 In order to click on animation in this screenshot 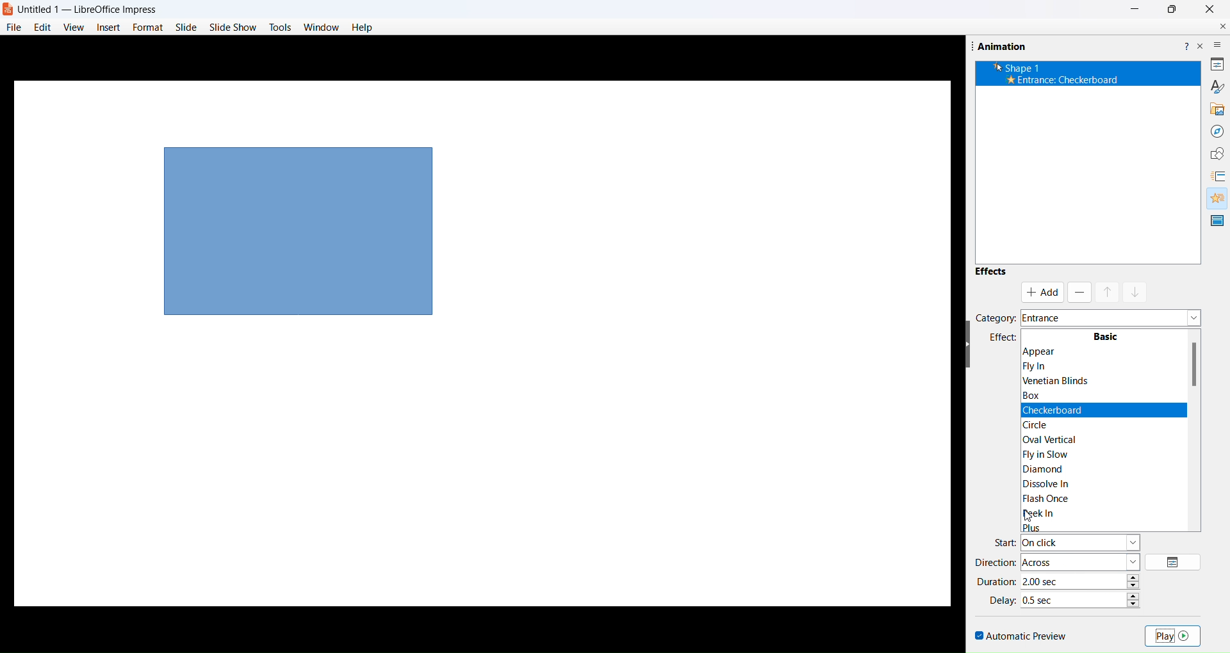, I will do `click(997, 45)`.